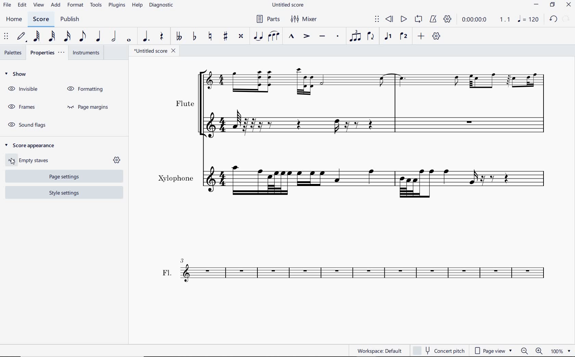  What do you see at coordinates (117, 160) in the screenshot?
I see `settings` at bounding box center [117, 160].